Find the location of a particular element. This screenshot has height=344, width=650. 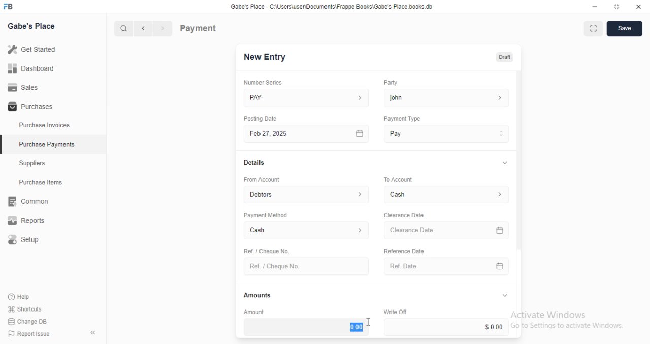

Suppliers is located at coordinates (36, 164).